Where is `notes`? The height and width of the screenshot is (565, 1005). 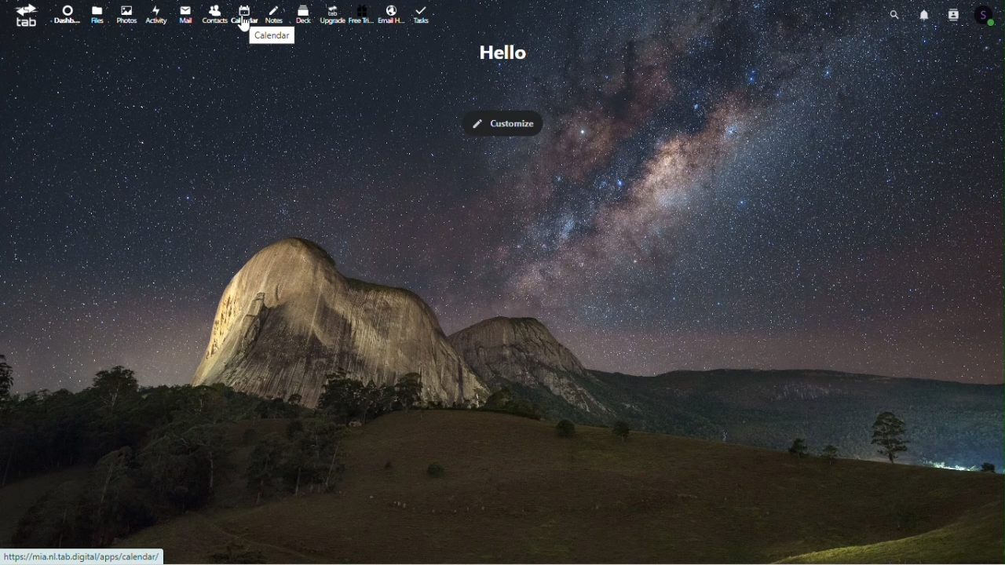
notes is located at coordinates (274, 15).